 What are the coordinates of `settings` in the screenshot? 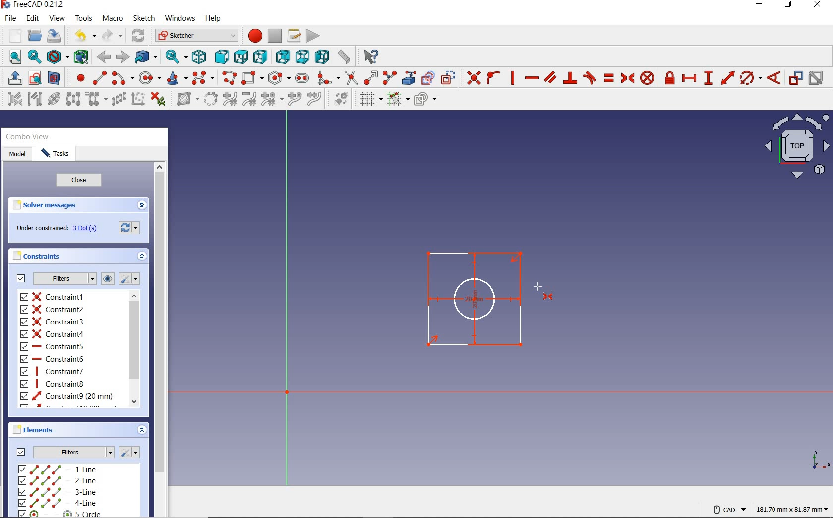 It's located at (131, 452).